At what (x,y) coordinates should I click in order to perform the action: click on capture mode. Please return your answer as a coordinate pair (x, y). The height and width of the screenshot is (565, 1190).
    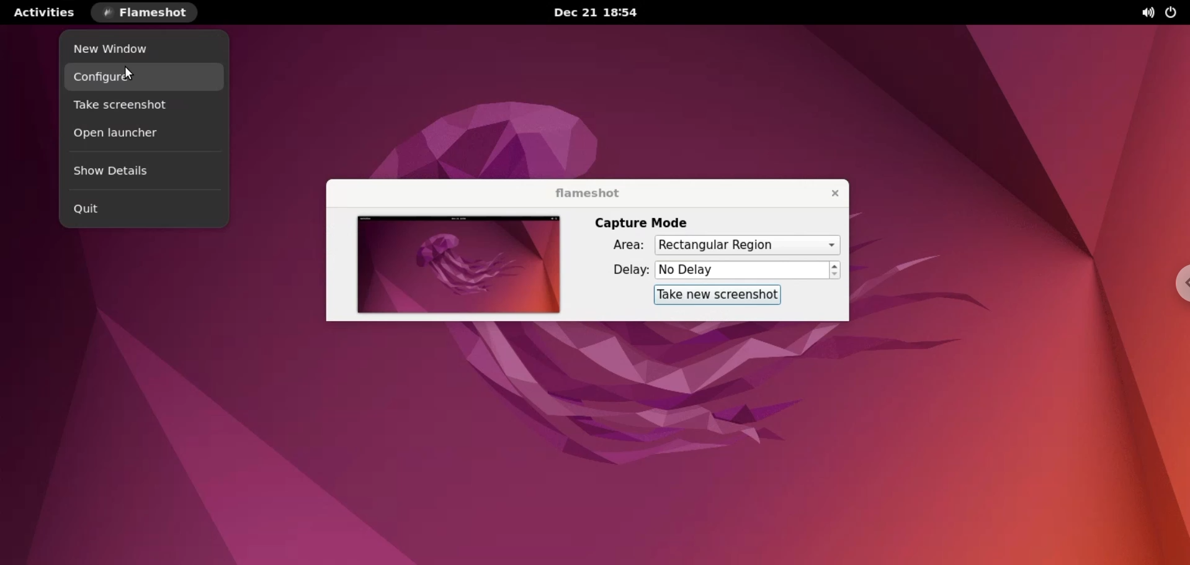
    Looking at the image, I should click on (643, 222).